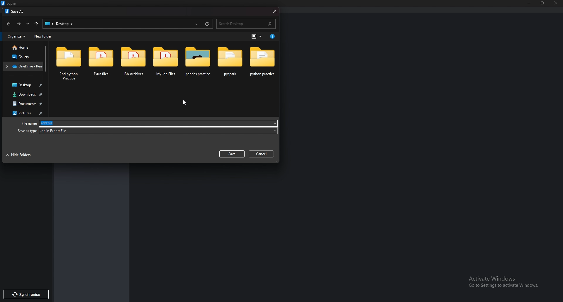 The width and height of the screenshot is (563, 302). Describe the element at coordinates (9, 24) in the screenshot. I see `back` at that location.